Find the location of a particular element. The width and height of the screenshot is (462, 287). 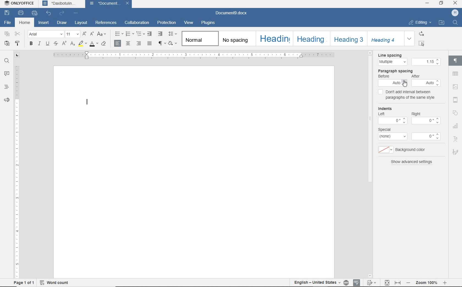

EDITING is located at coordinates (420, 22).